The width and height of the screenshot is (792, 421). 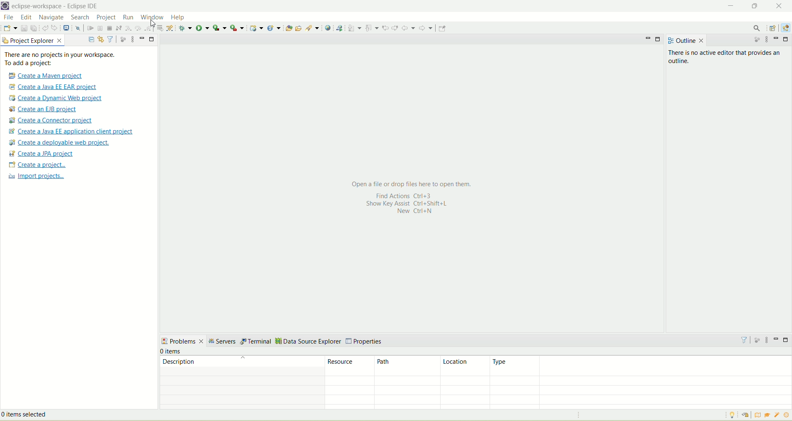 What do you see at coordinates (327, 28) in the screenshot?
I see `open web browser` at bounding box center [327, 28].